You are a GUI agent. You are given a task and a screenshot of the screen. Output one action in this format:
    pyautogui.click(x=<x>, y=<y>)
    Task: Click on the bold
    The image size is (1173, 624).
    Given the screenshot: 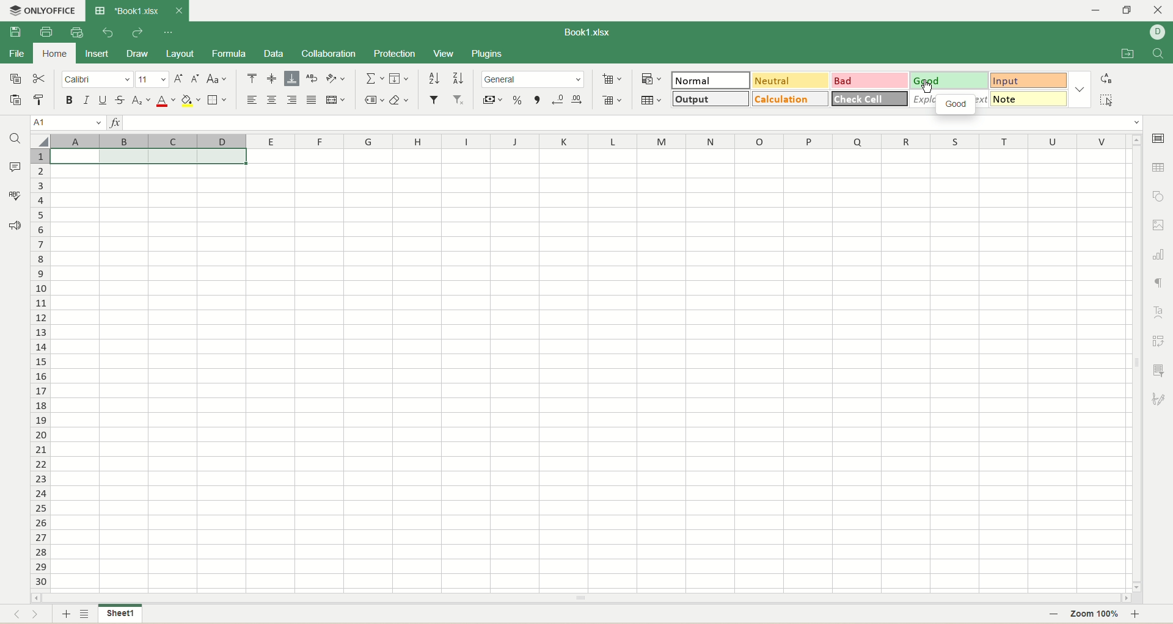 What is the action you would take?
    pyautogui.click(x=70, y=100)
    